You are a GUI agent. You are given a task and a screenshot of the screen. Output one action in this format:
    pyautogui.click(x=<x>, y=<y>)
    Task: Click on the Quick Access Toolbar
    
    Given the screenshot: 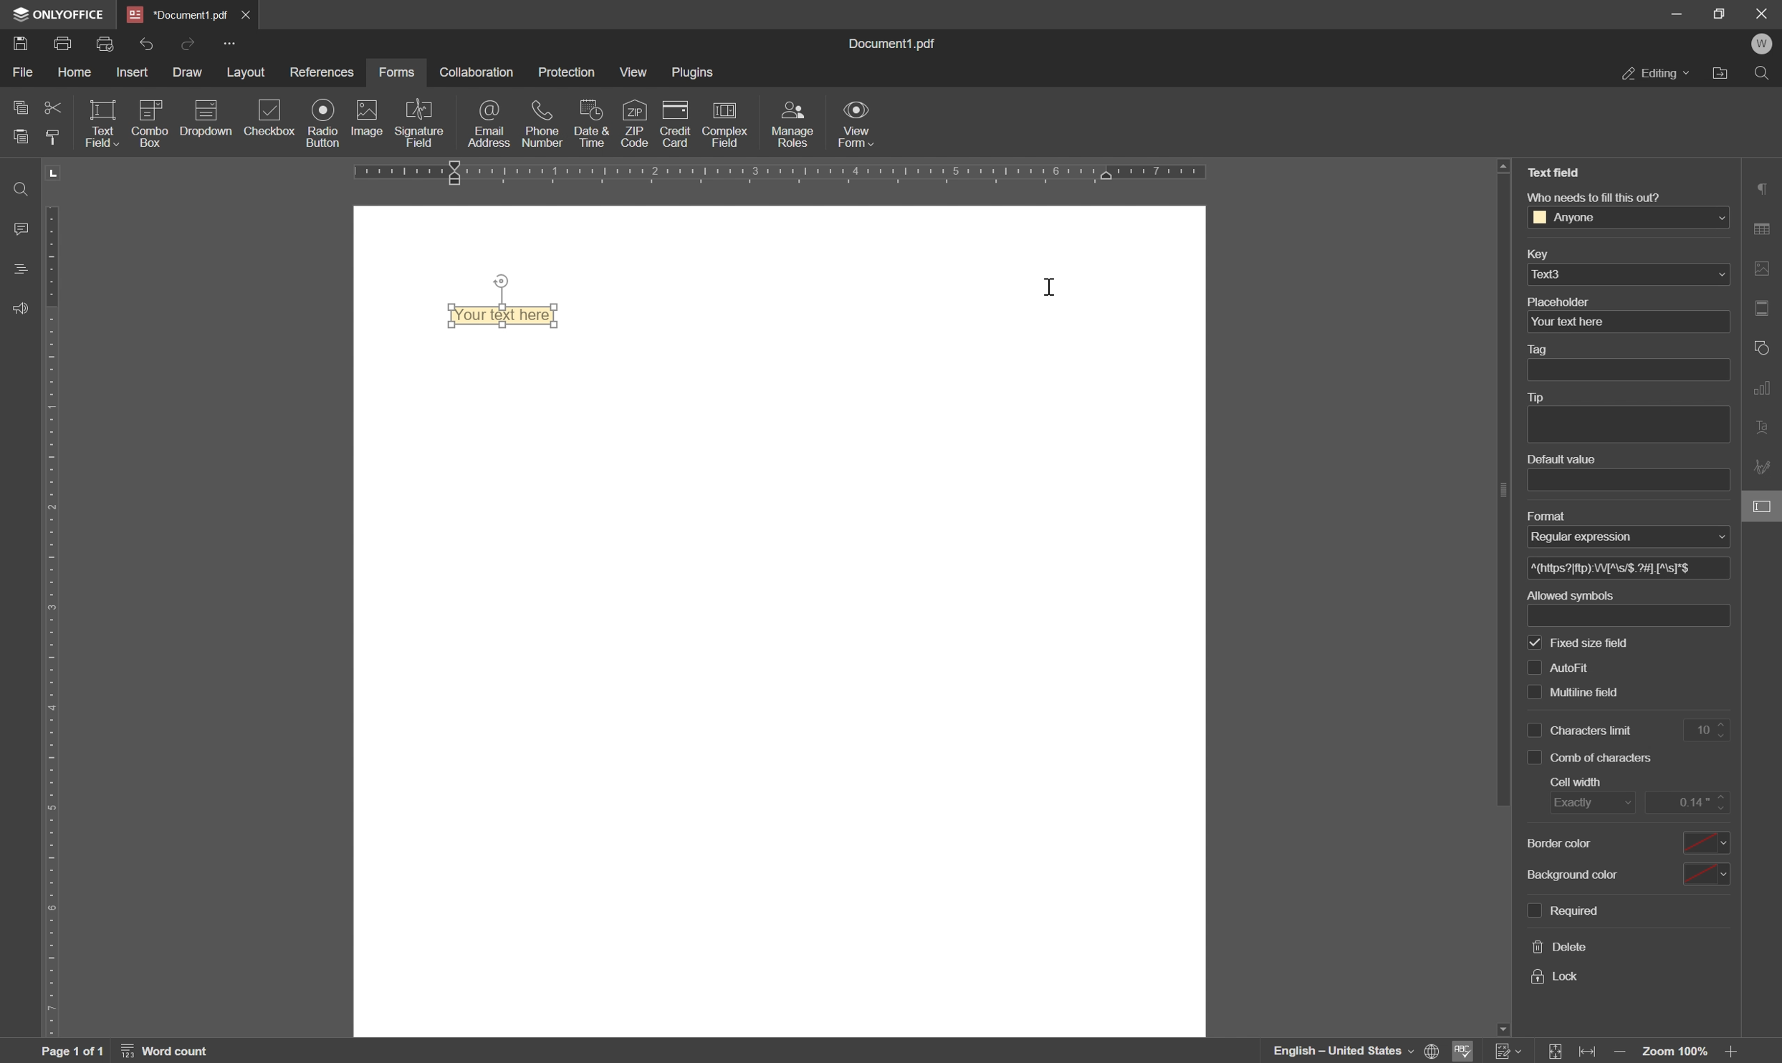 What is the action you would take?
    pyautogui.click(x=229, y=43)
    